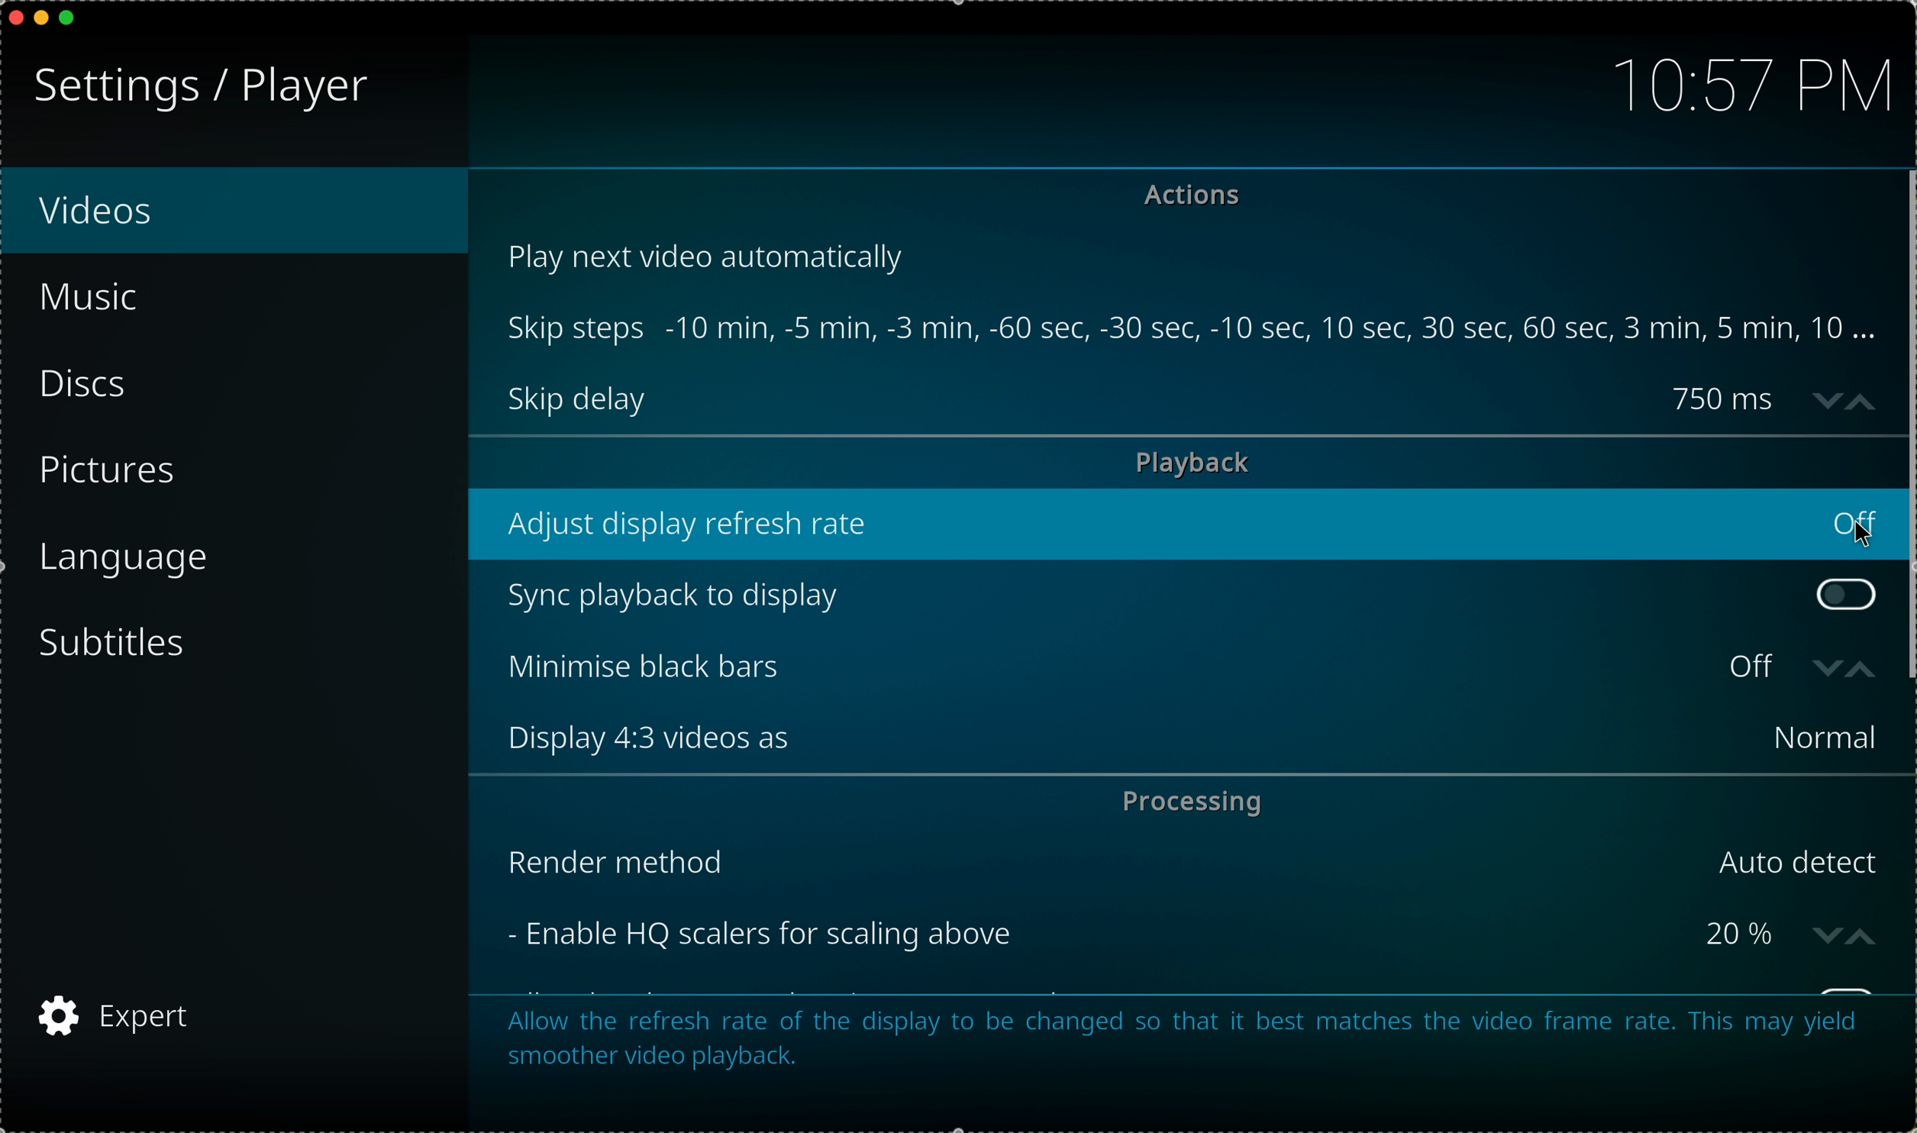  Describe the element at coordinates (127, 559) in the screenshot. I see `language` at that location.